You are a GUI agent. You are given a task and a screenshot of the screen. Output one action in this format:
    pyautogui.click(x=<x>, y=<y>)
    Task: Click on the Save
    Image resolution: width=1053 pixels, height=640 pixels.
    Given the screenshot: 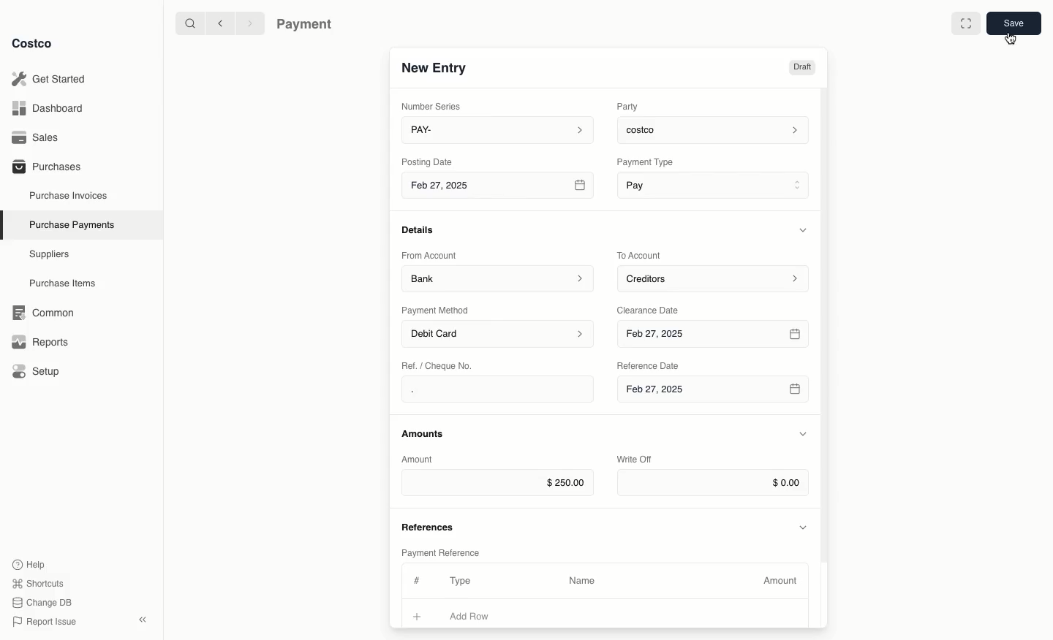 What is the action you would take?
    pyautogui.click(x=1013, y=23)
    